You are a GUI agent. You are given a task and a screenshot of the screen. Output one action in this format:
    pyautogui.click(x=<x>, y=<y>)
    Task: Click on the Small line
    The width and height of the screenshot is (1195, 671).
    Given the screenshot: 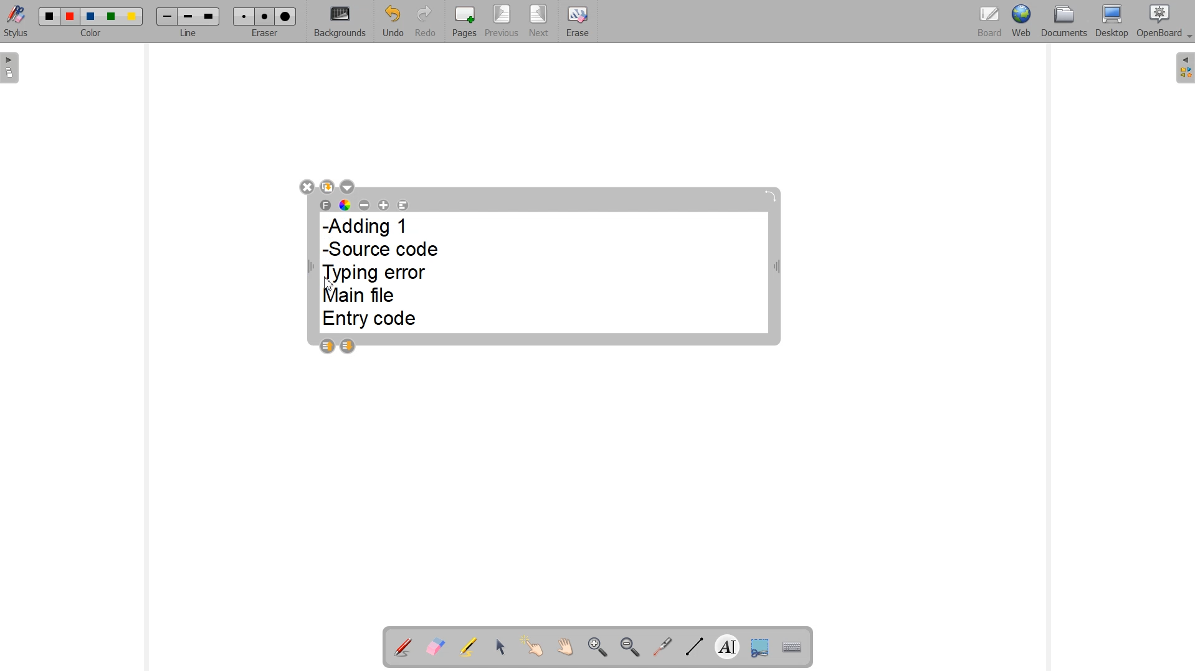 What is the action you would take?
    pyautogui.click(x=168, y=17)
    